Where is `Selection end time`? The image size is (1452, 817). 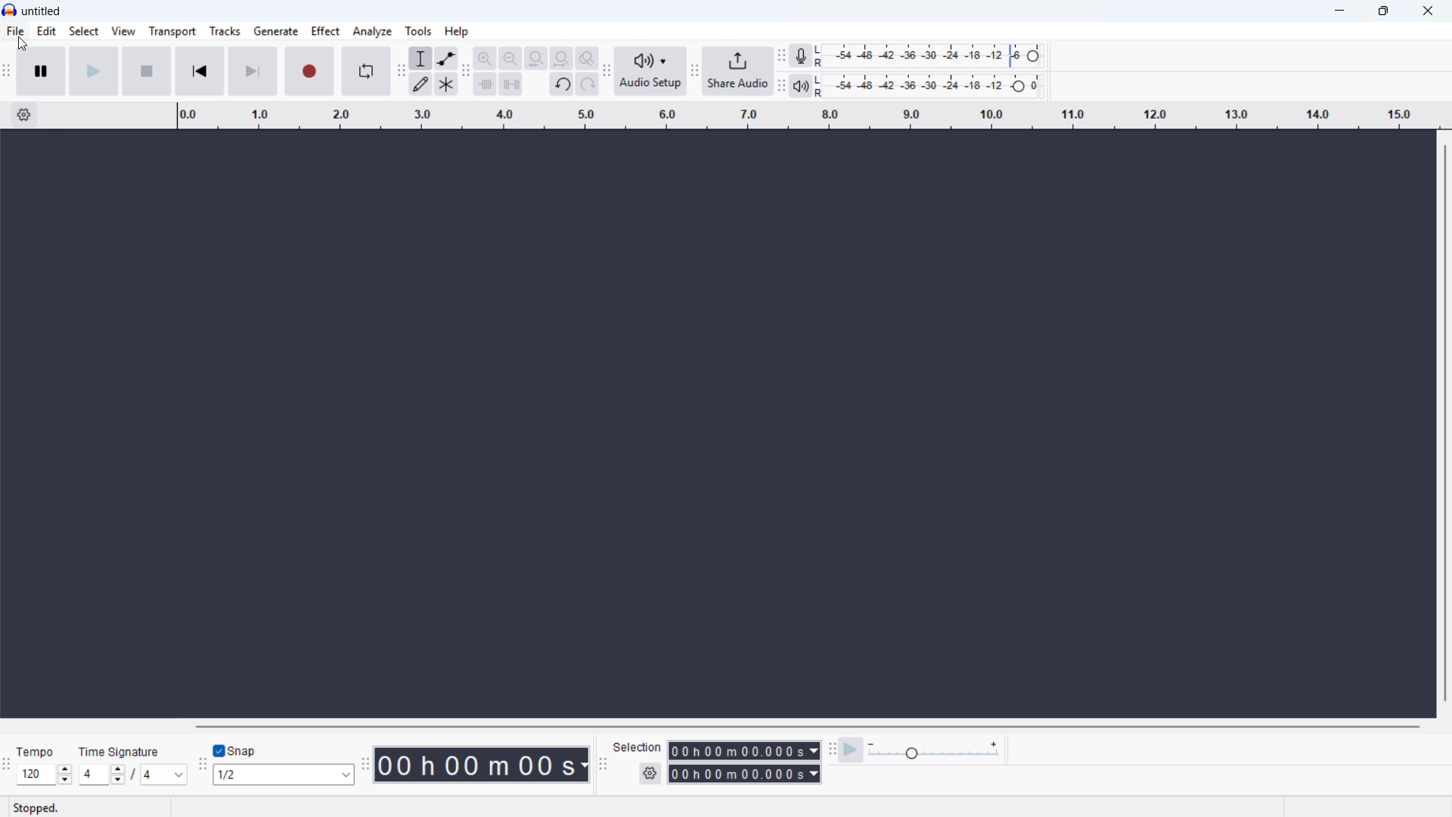
Selection end time is located at coordinates (743, 774).